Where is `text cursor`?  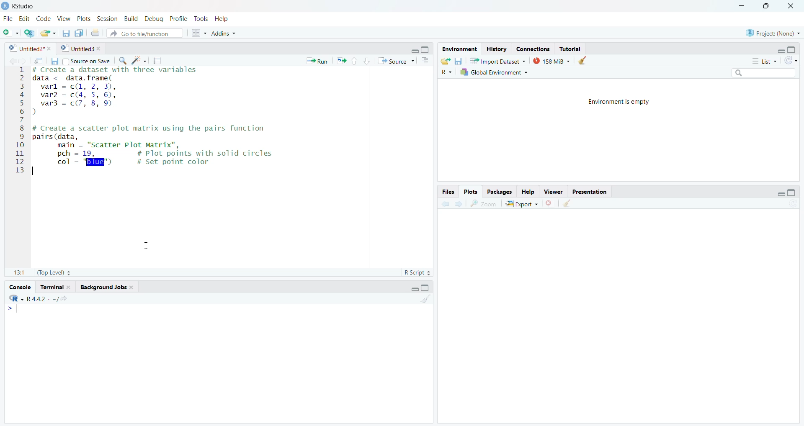
text cursor is located at coordinates (147, 246).